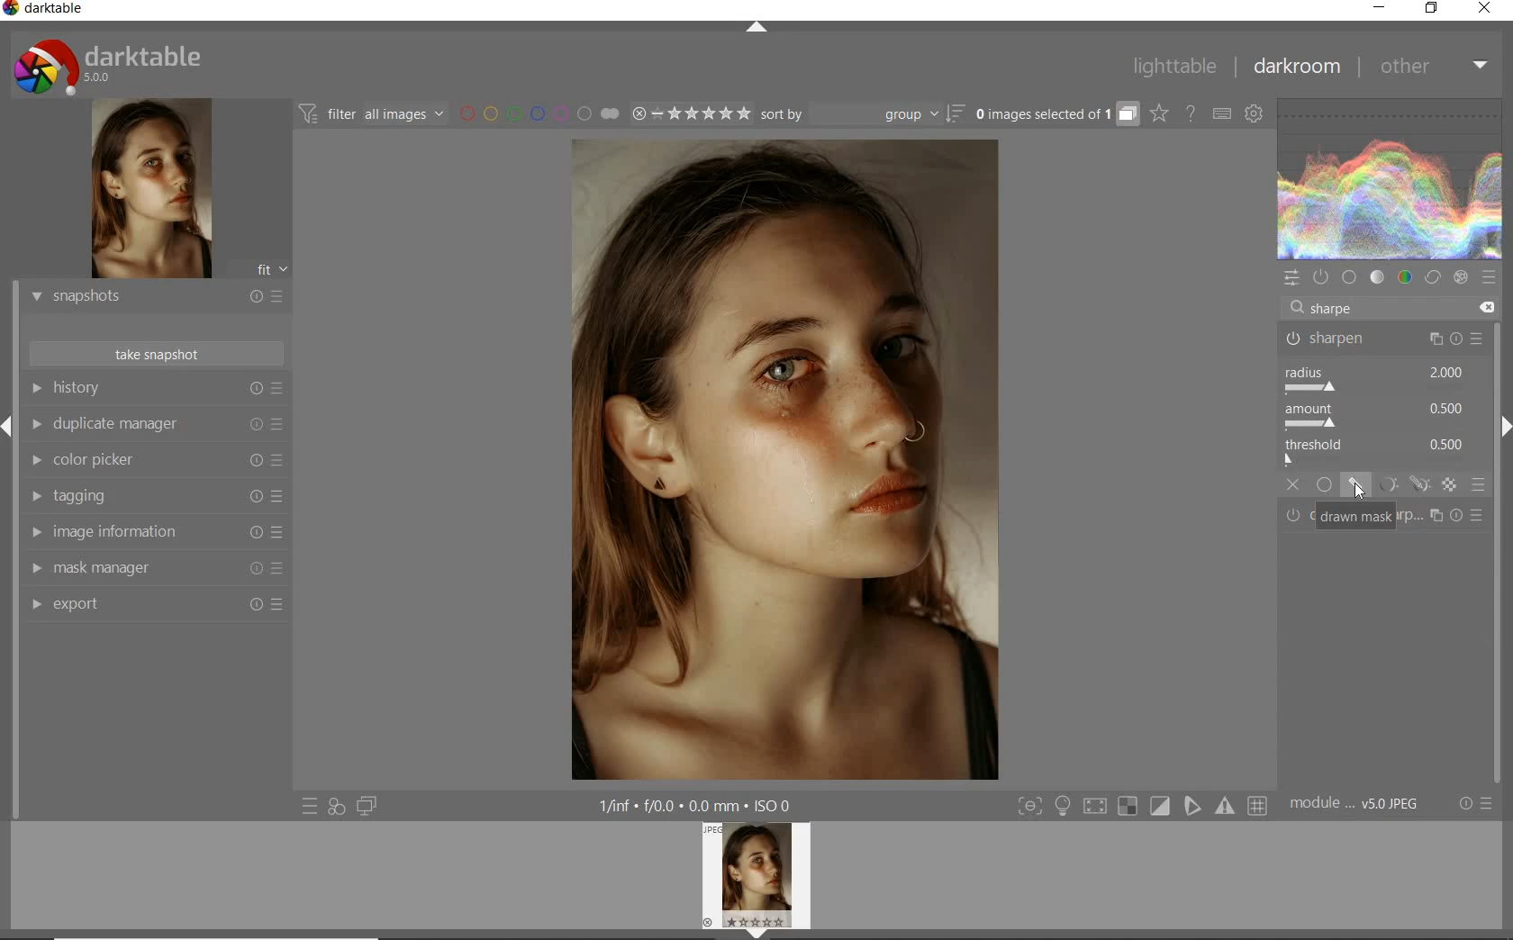 The height and width of the screenshot is (940, 1513). What do you see at coordinates (1432, 279) in the screenshot?
I see `correct` at bounding box center [1432, 279].